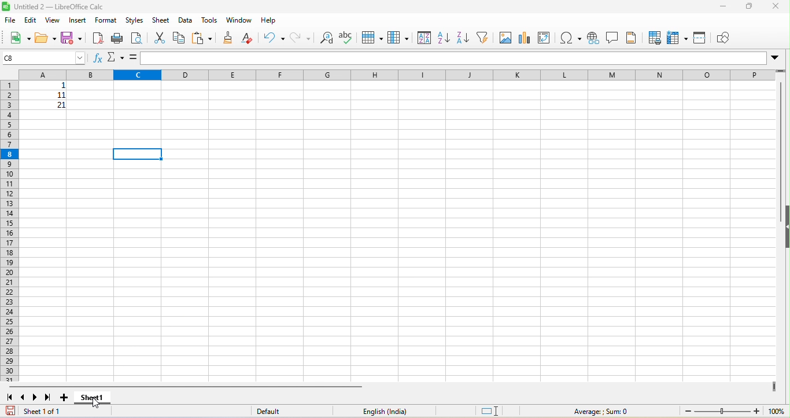  Describe the element at coordinates (612, 37) in the screenshot. I see `comments` at that location.